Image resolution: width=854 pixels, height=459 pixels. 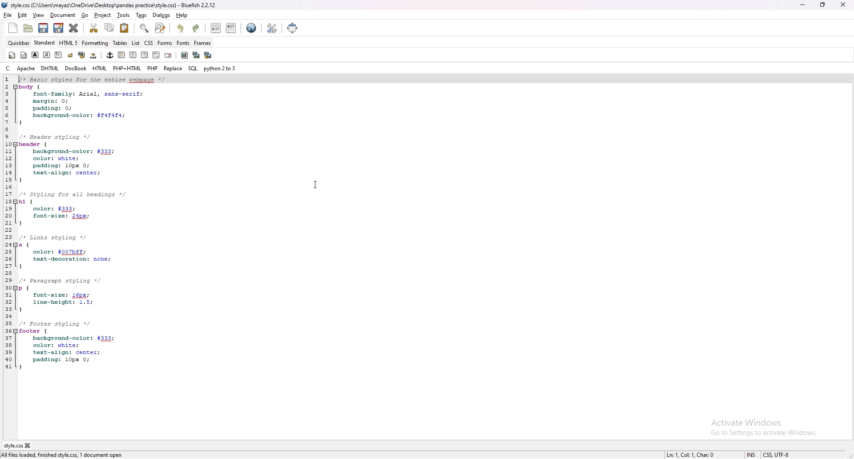 What do you see at coordinates (120, 43) in the screenshot?
I see `tables` at bounding box center [120, 43].